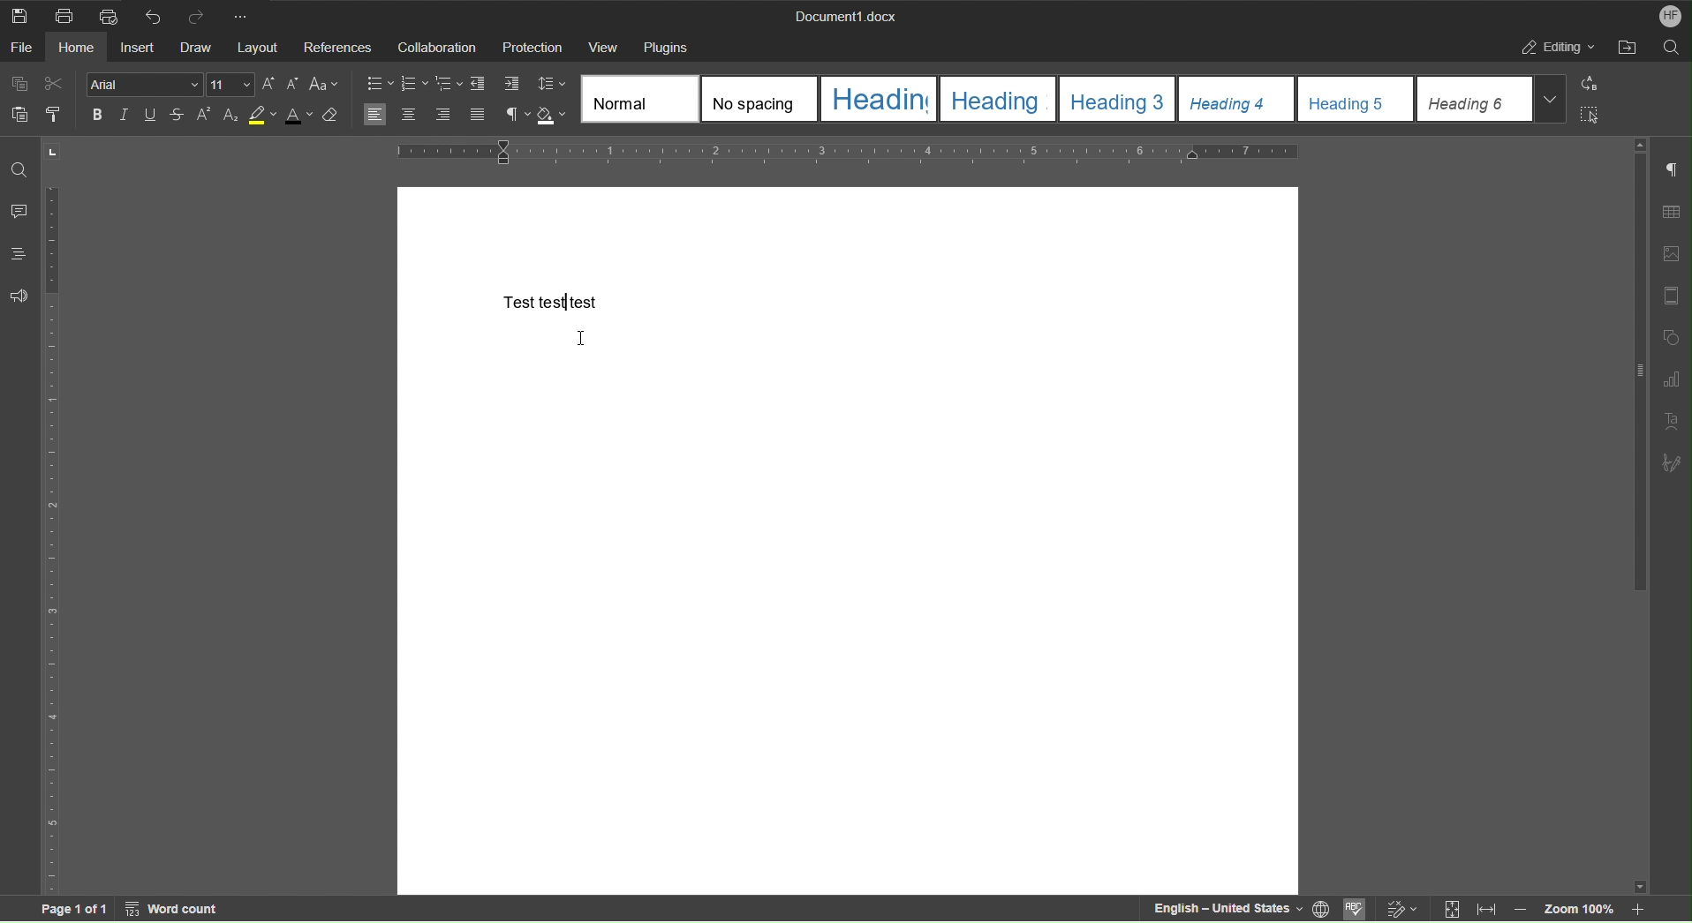 The width and height of the screenshot is (1692, 923). Describe the element at coordinates (516, 116) in the screenshot. I see `Non-Printing Characters` at that location.